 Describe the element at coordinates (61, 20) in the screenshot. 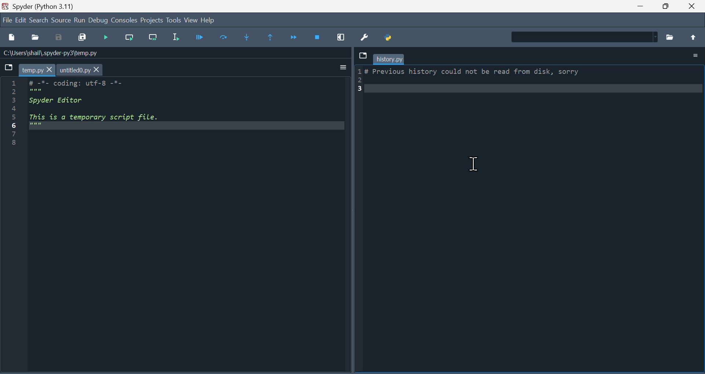

I see `source` at that location.